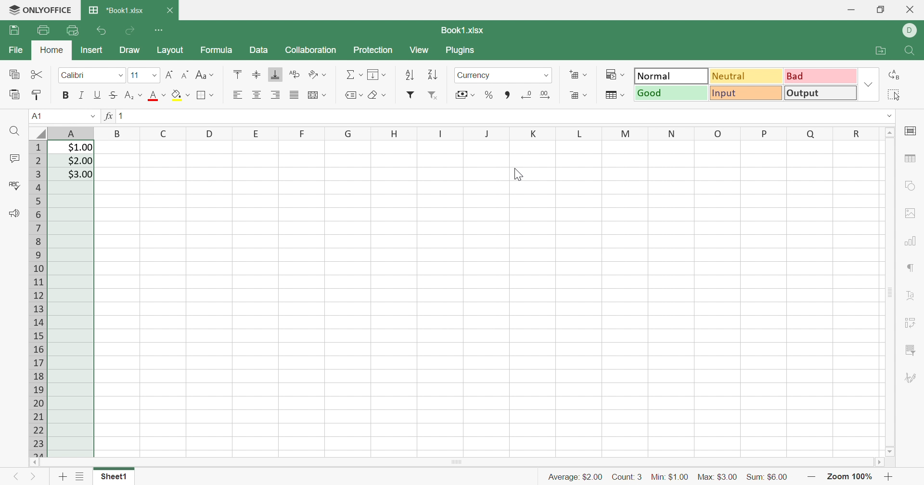 The width and height of the screenshot is (924, 485). Describe the element at coordinates (517, 174) in the screenshot. I see `Cursor` at that location.